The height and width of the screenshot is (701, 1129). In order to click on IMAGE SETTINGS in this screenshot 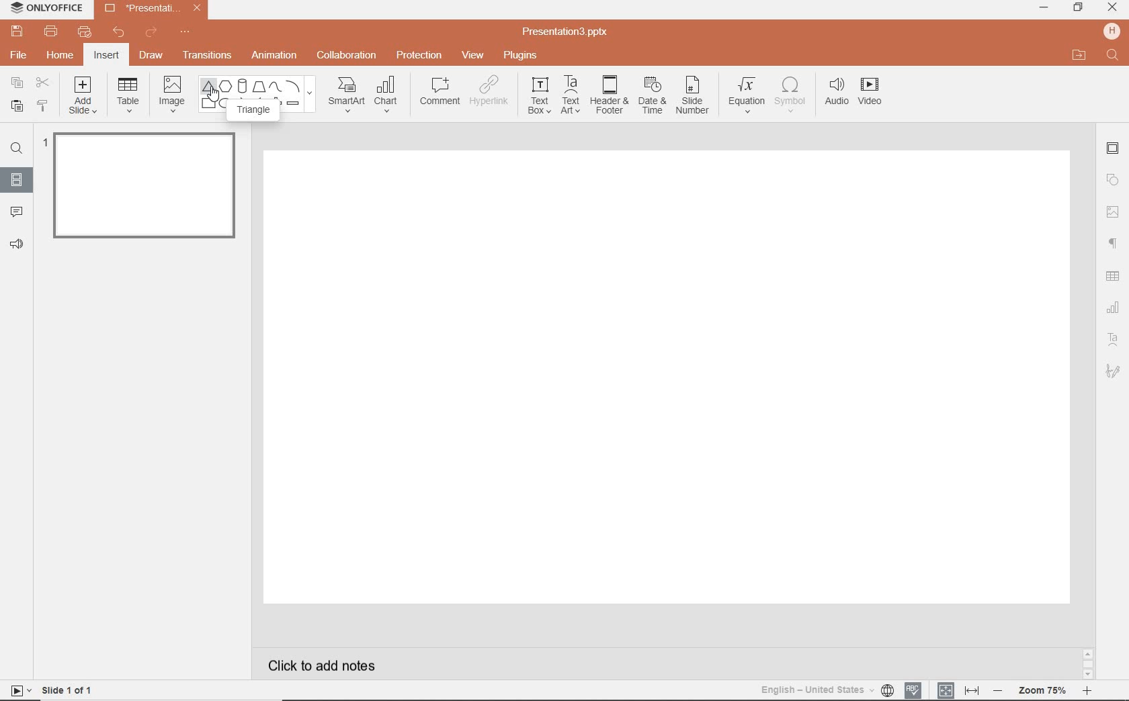, I will do `click(1113, 212)`.